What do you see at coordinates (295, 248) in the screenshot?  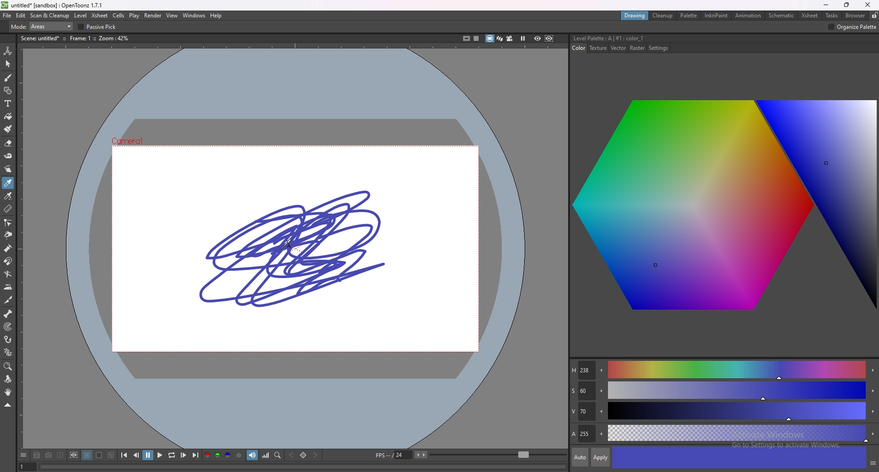 I see `drawing` at bounding box center [295, 248].